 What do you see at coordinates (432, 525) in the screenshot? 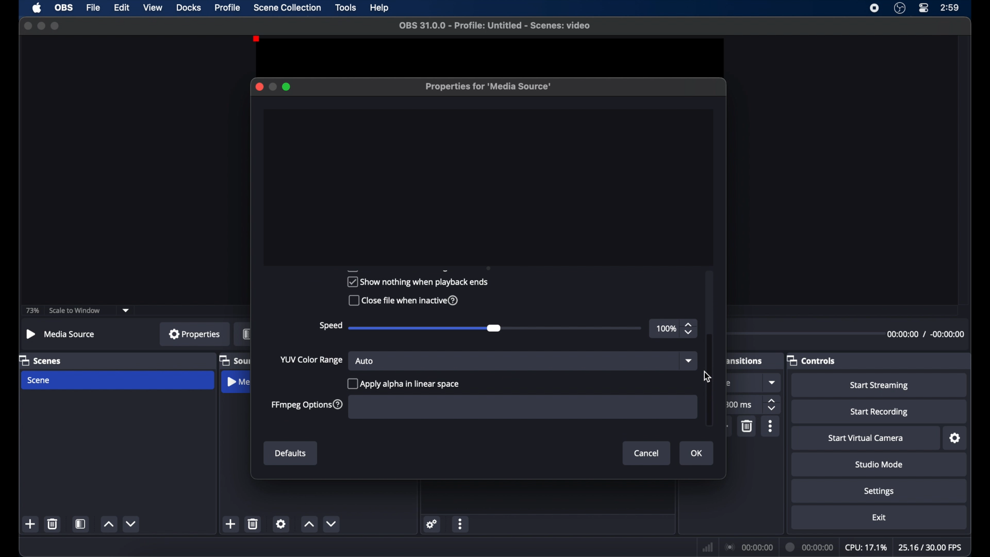
I see `settings` at bounding box center [432, 525].